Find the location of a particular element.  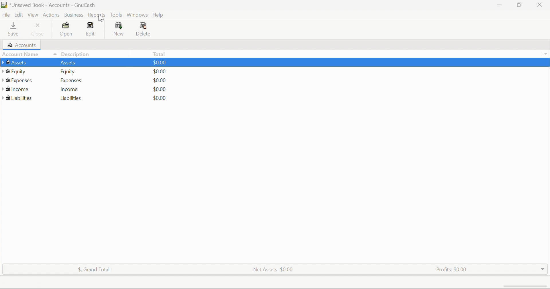

Tools is located at coordinates (116, 14).